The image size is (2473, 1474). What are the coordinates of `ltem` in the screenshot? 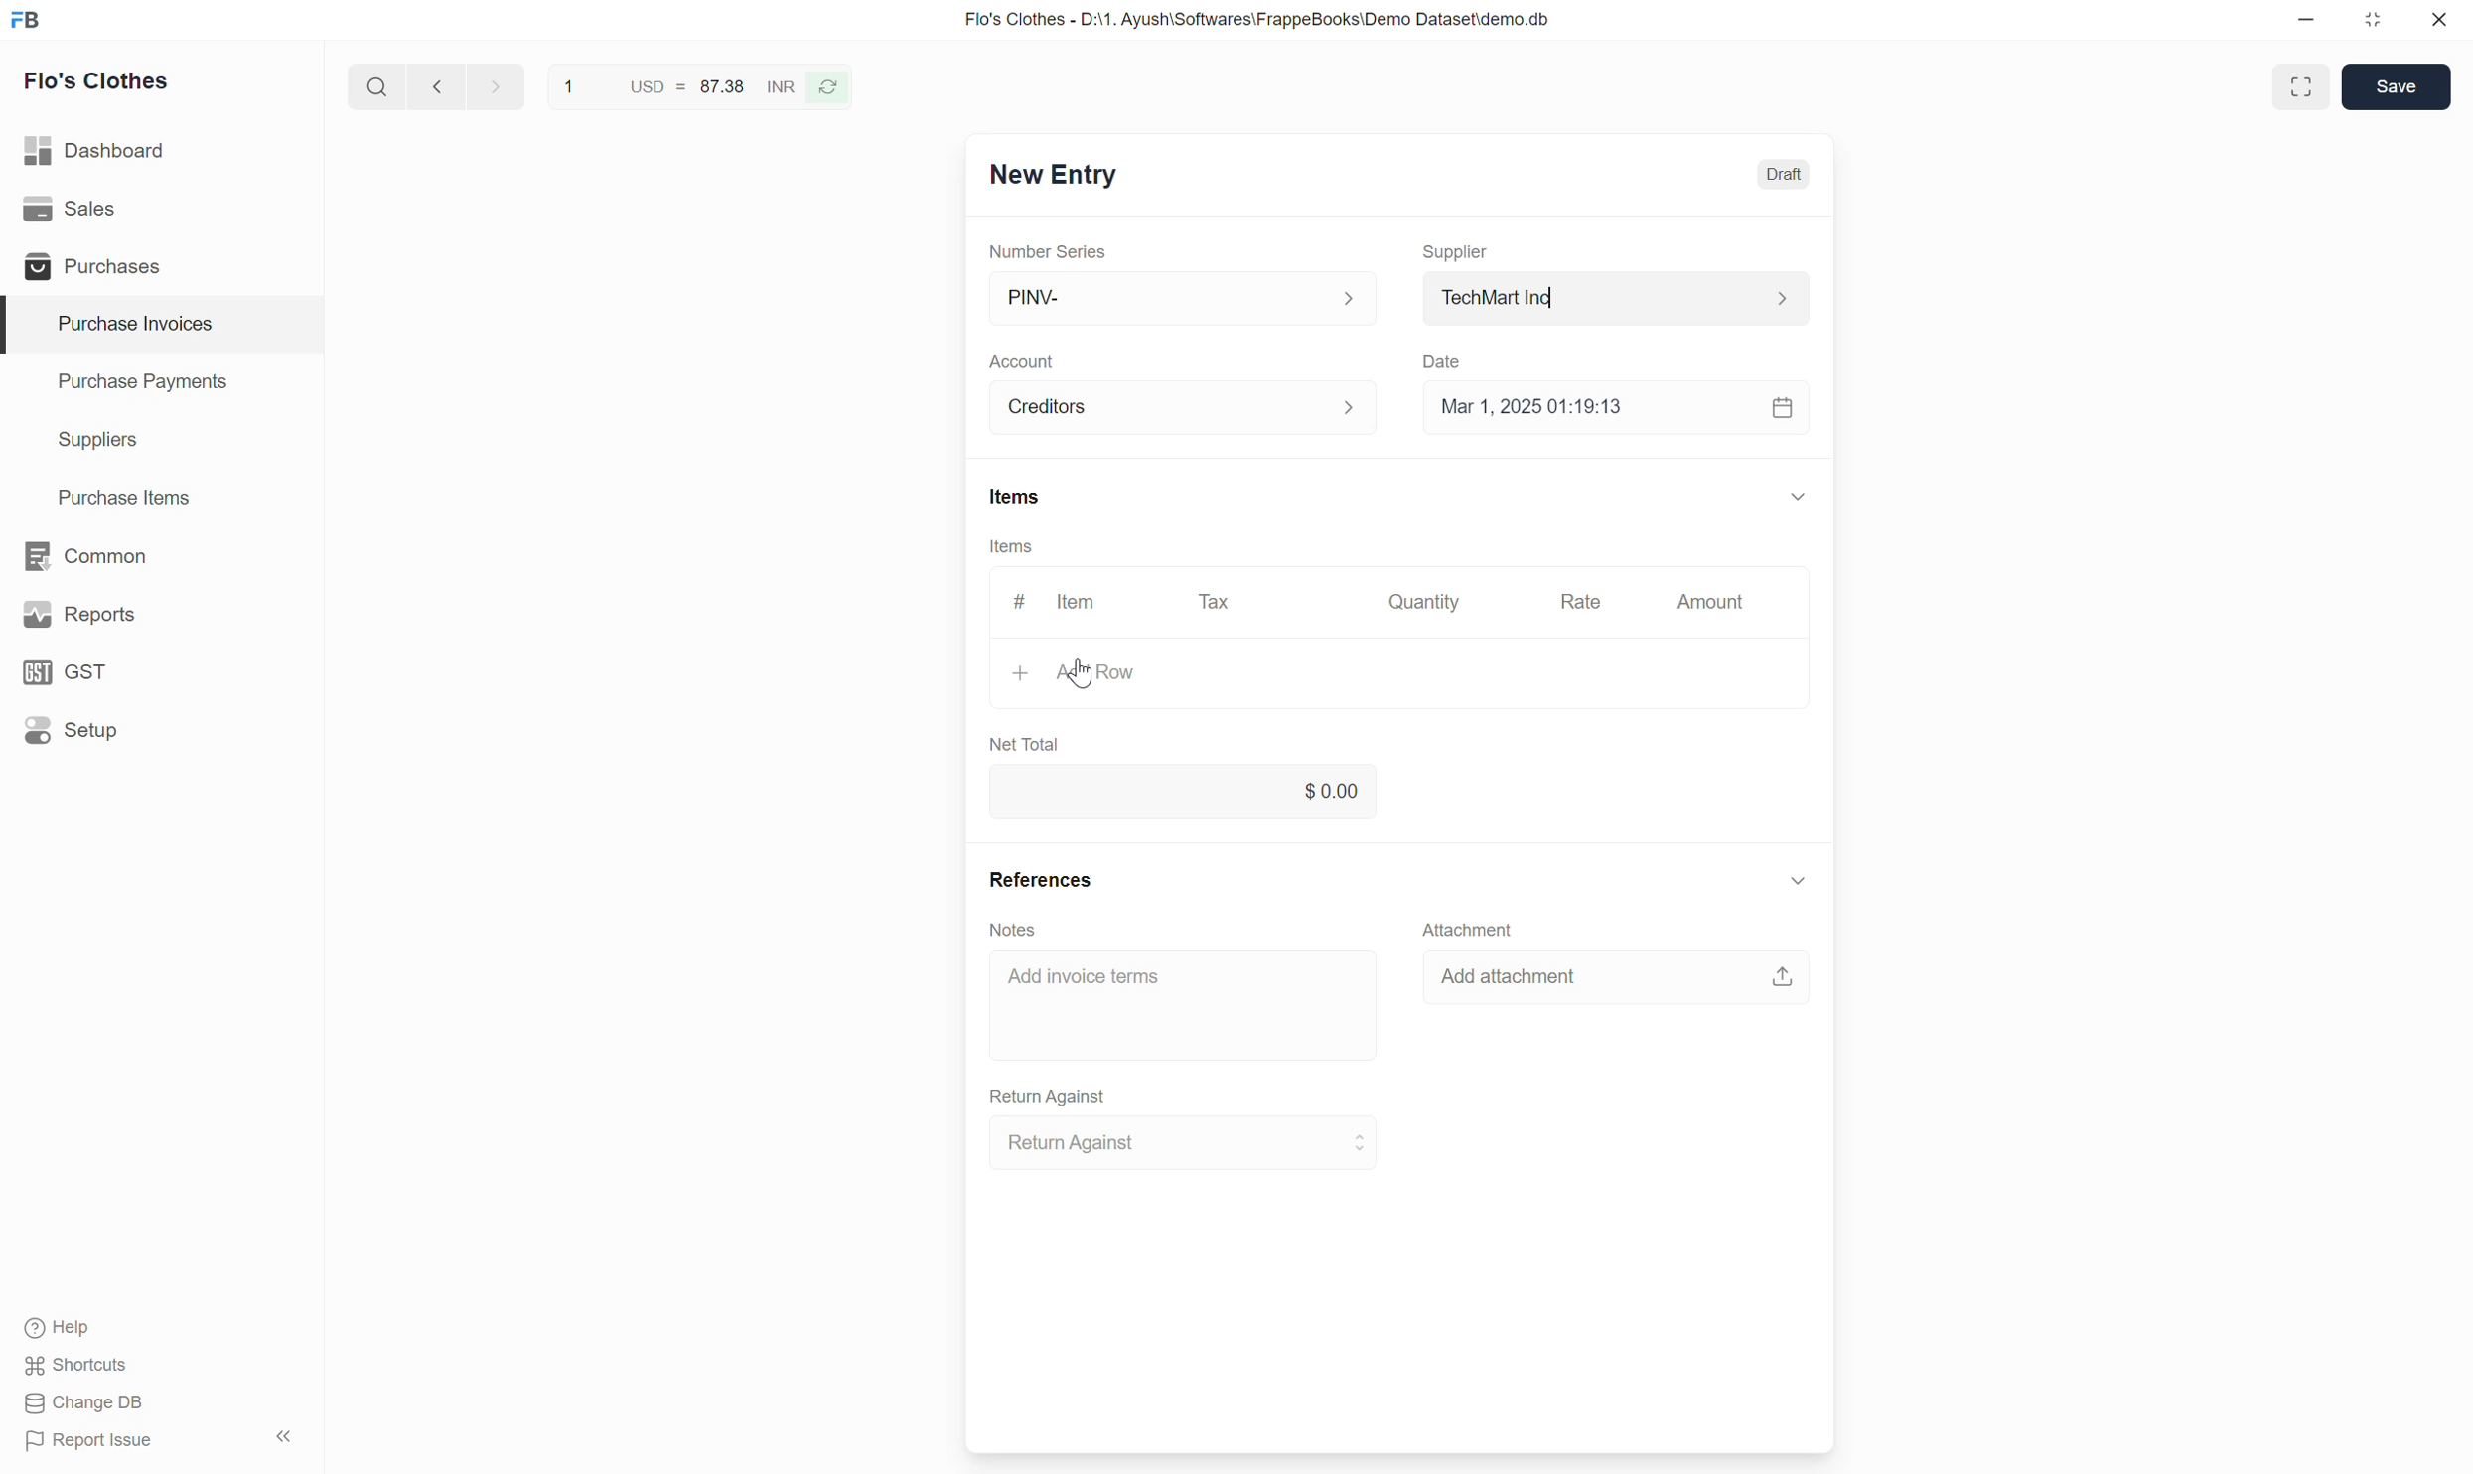 It's located at (1081, 605).